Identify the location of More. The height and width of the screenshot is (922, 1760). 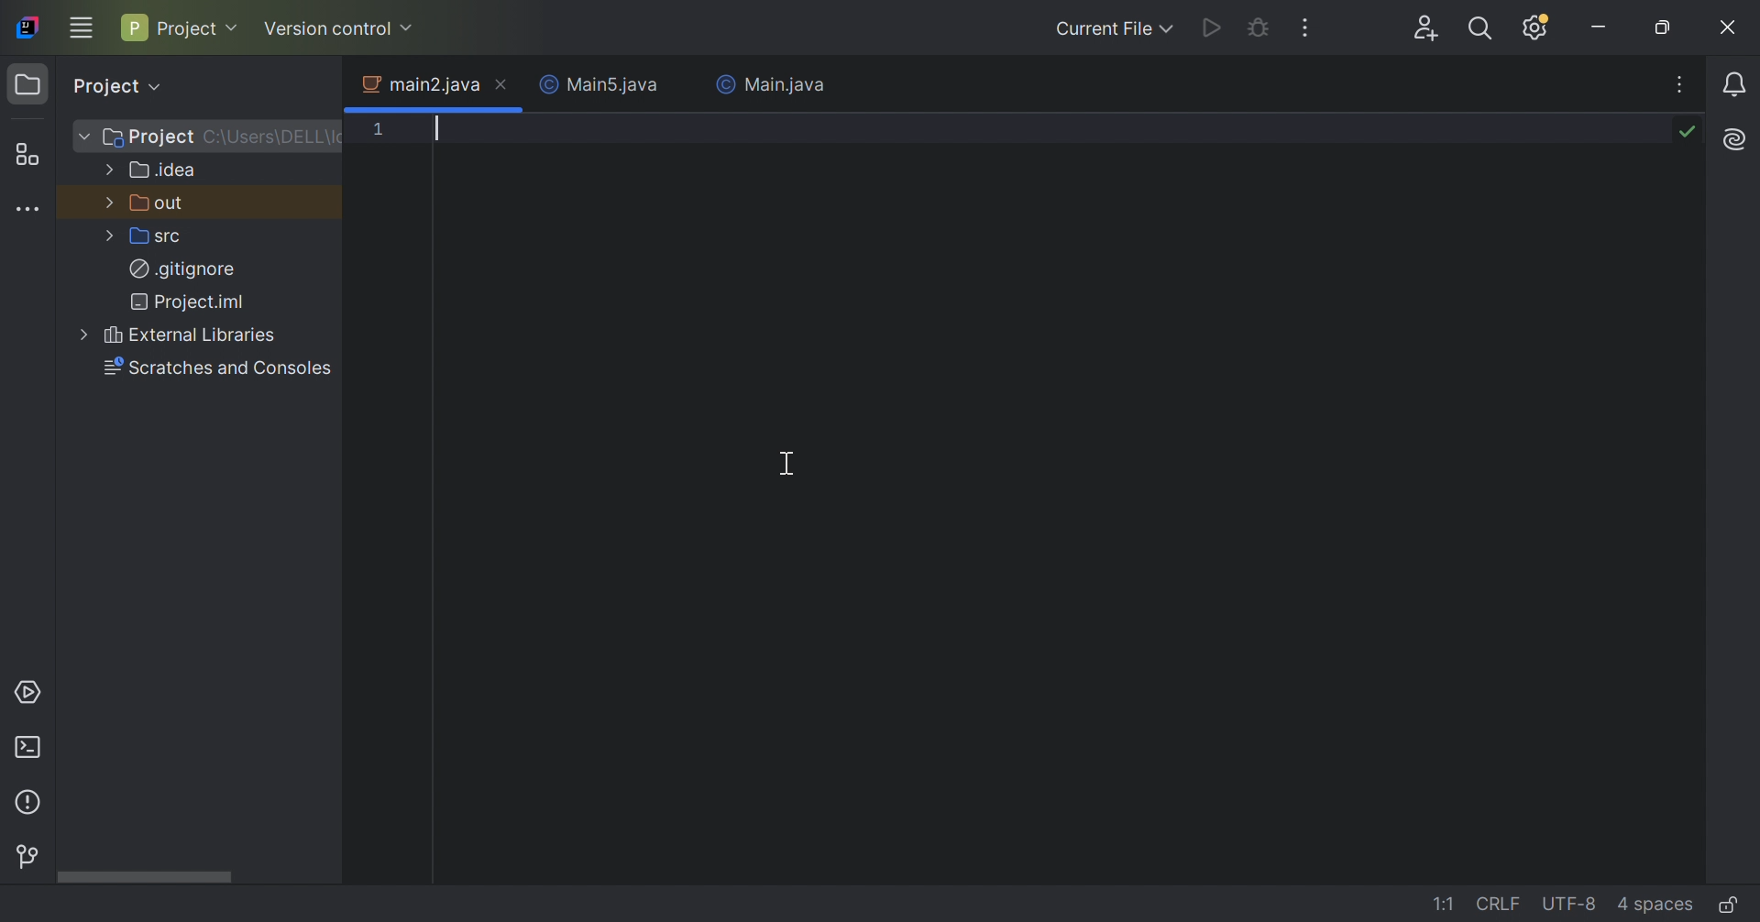
(107, 200).